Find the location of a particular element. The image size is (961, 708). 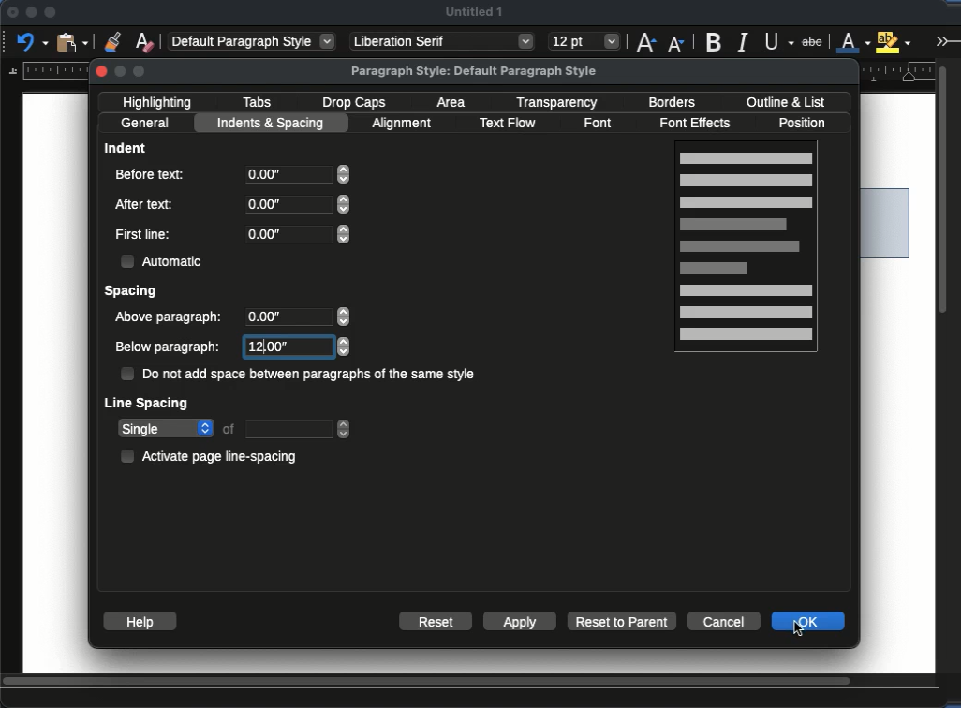

borders is located at coordinates (671, 103).